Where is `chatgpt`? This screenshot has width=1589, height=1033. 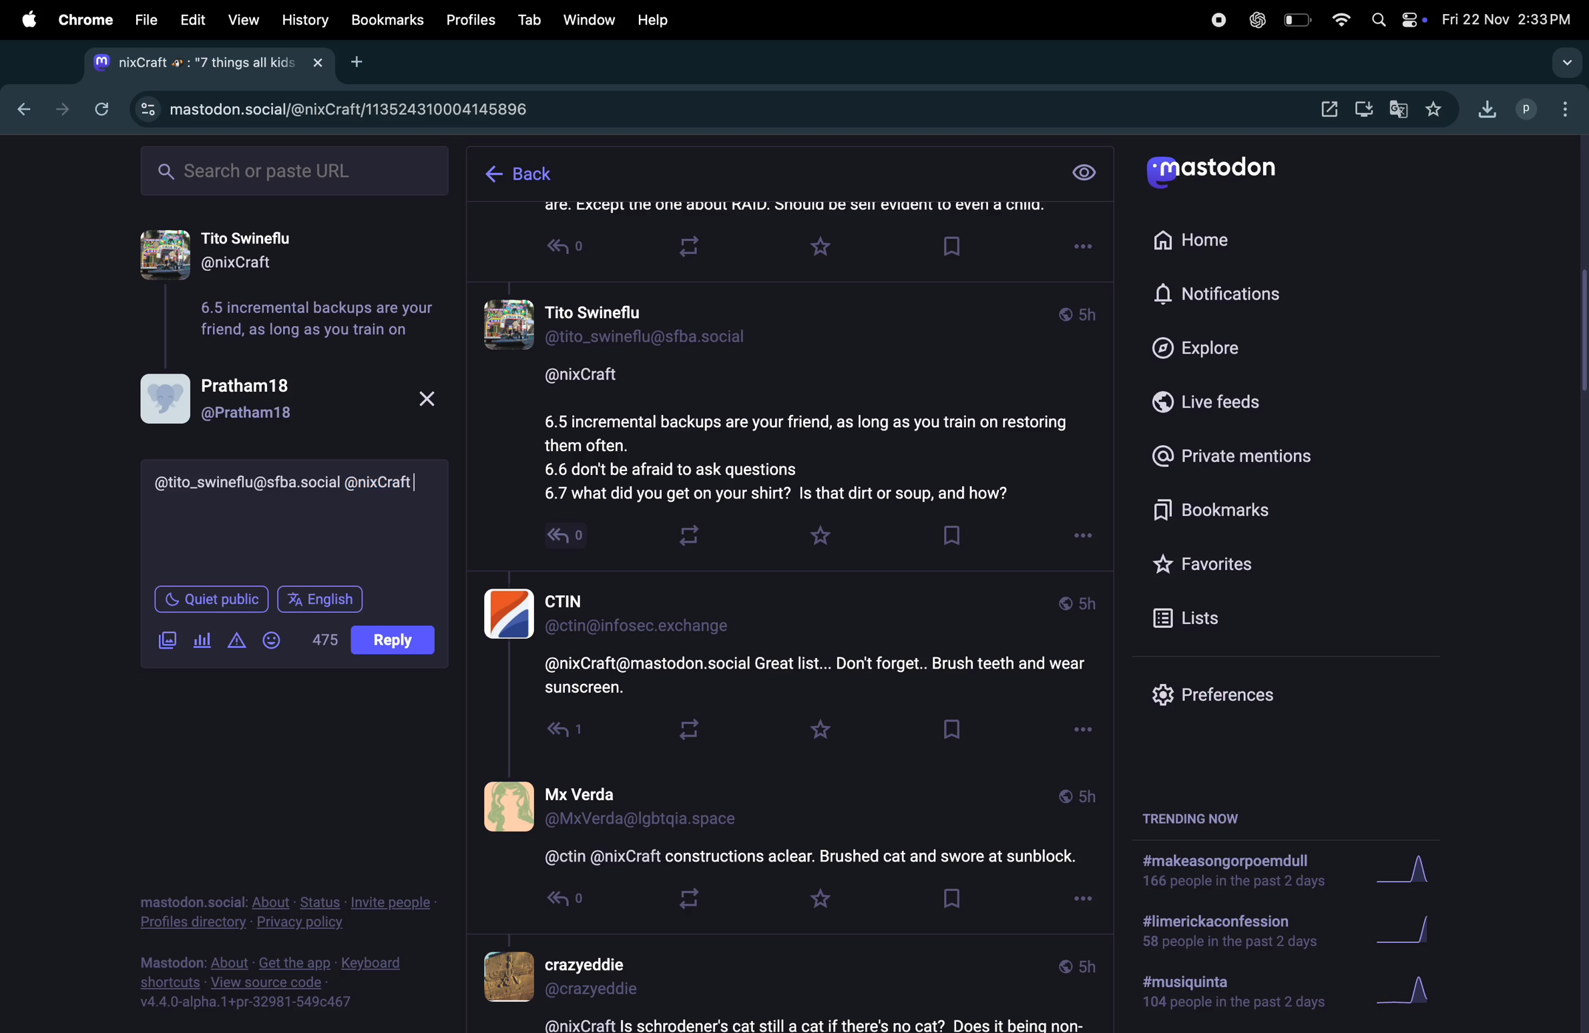 chatgpt is located at coordinates (1255, 20).